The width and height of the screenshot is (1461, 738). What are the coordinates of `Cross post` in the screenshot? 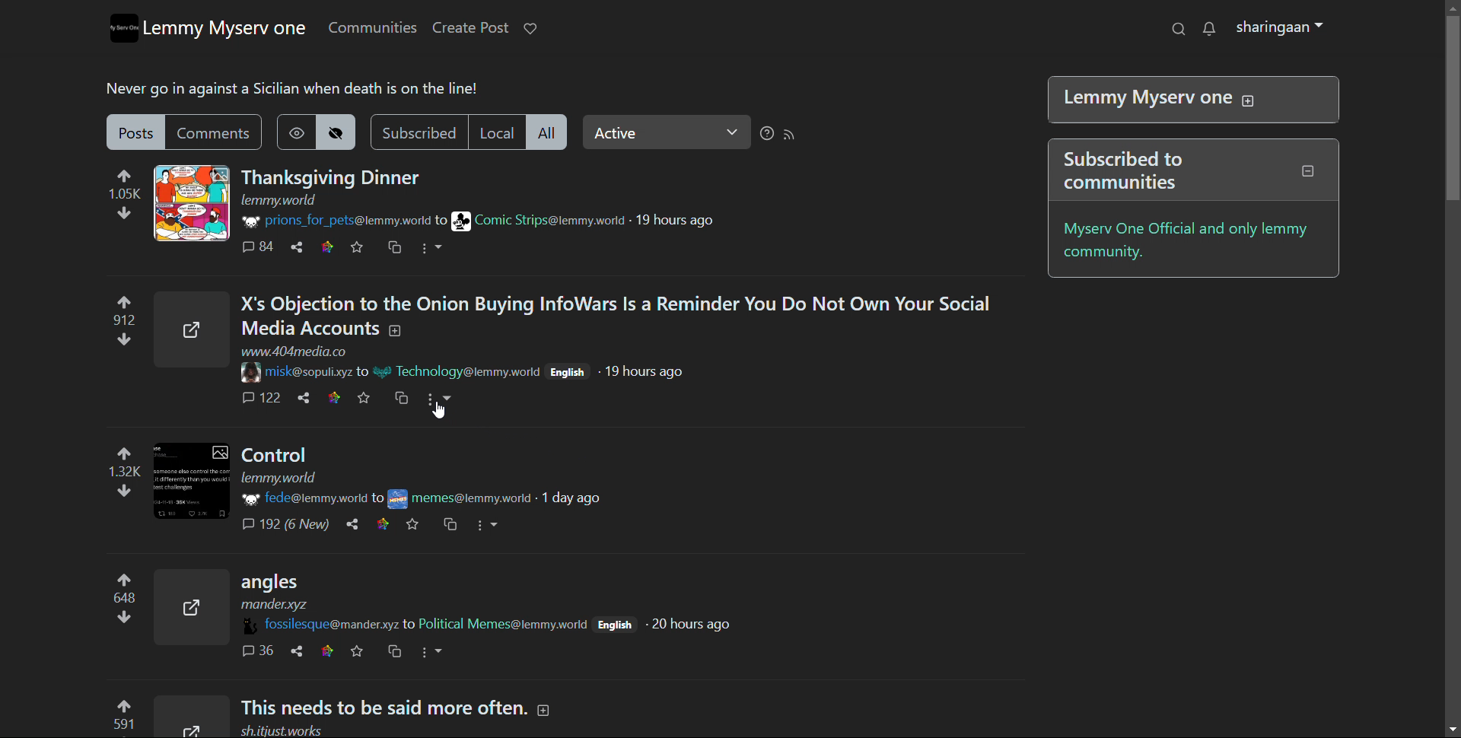 It's located at (450, 524).